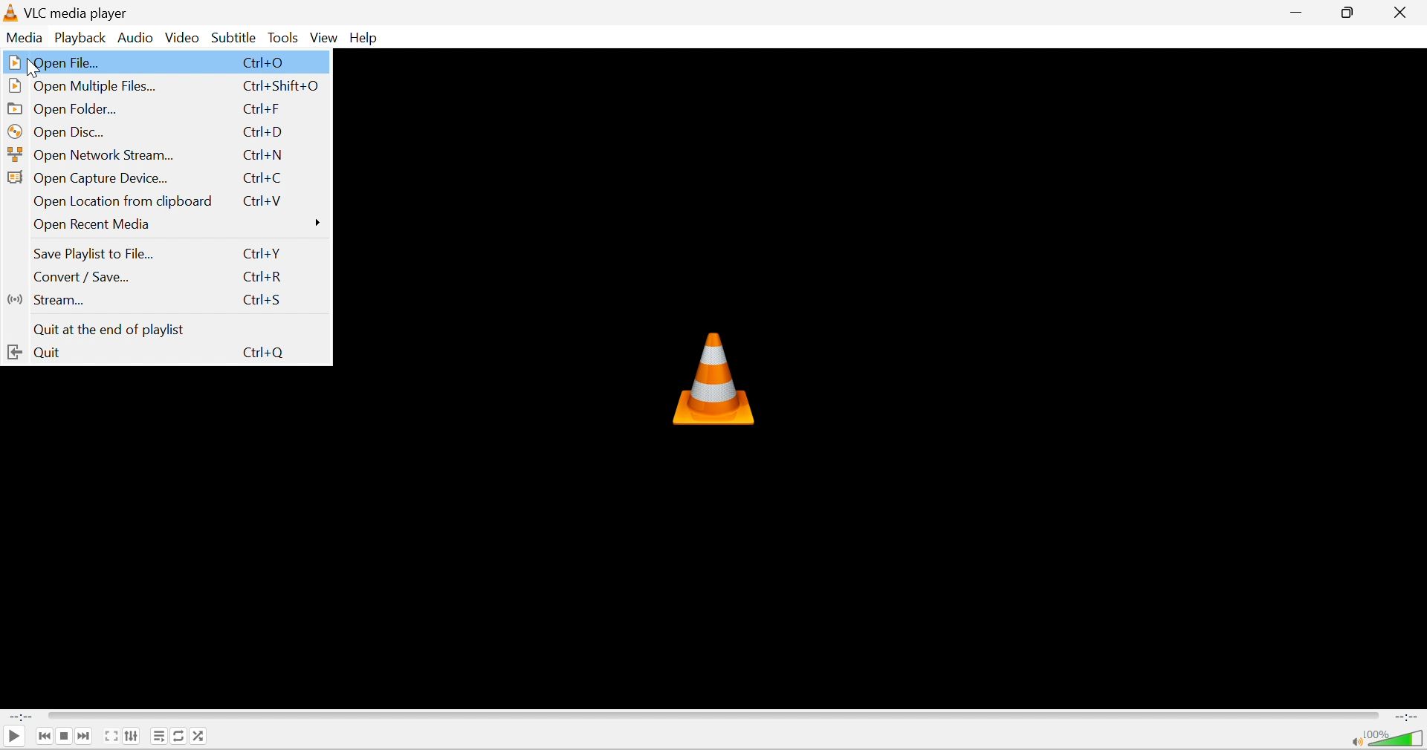  Describe the element at coordinates (261, 109) in the screenshot. I see `Ctrl + F` at that location.